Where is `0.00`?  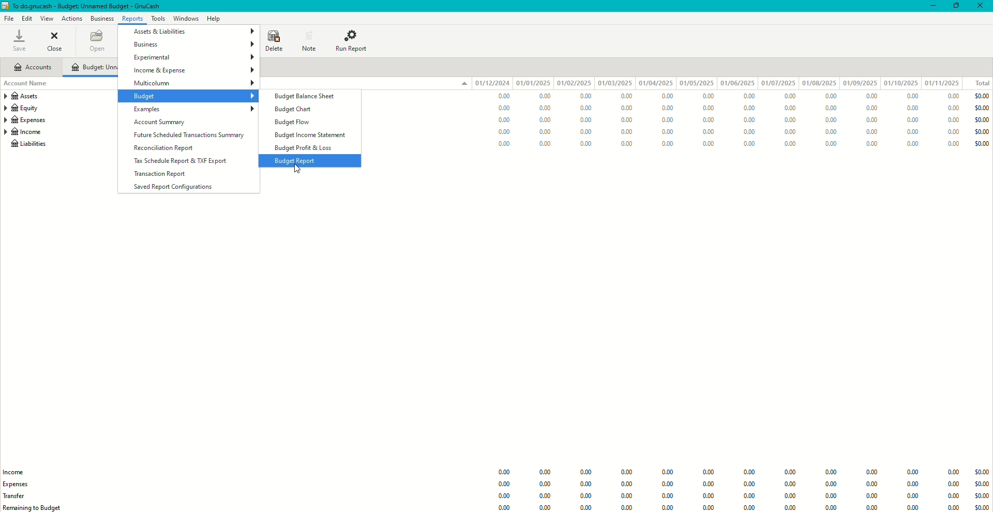 0.00 is located at coordinates (505, 484).